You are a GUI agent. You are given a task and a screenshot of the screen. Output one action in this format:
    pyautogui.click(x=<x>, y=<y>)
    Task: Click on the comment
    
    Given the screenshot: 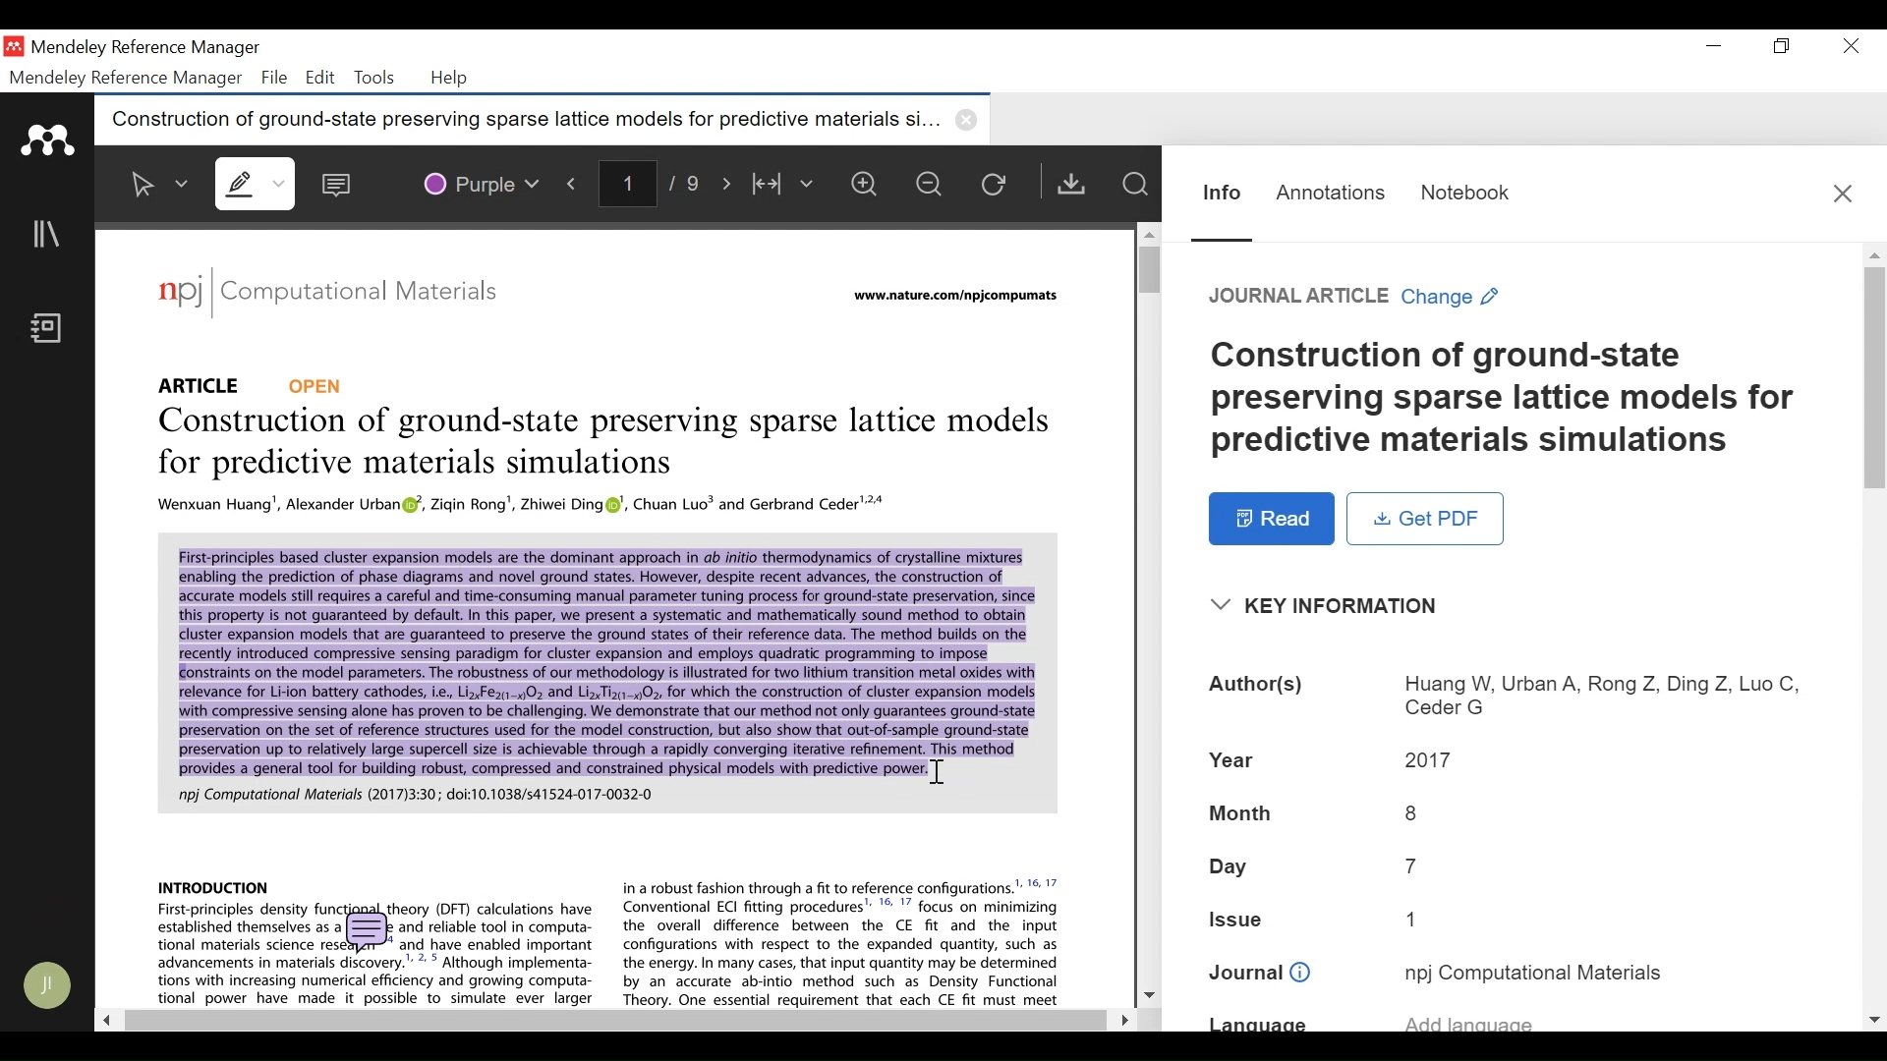 What is the action you would take?
    pyautogui.click(x=371, y=933)
    